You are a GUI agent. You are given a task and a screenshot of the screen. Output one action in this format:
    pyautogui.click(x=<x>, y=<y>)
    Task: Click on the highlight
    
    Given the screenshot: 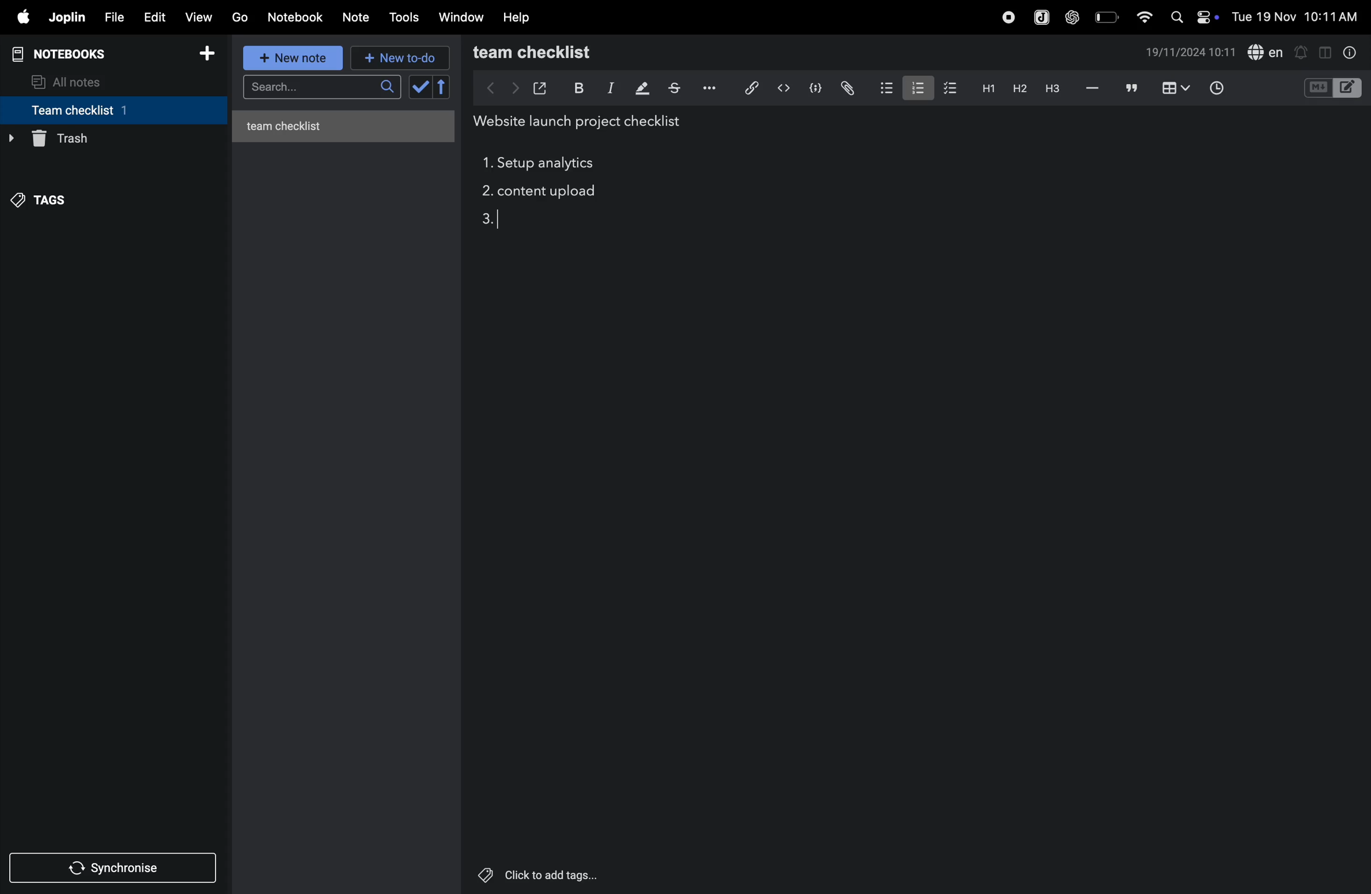 What is the action you would take?
    pyautogui.click(x=641, y=89)
    